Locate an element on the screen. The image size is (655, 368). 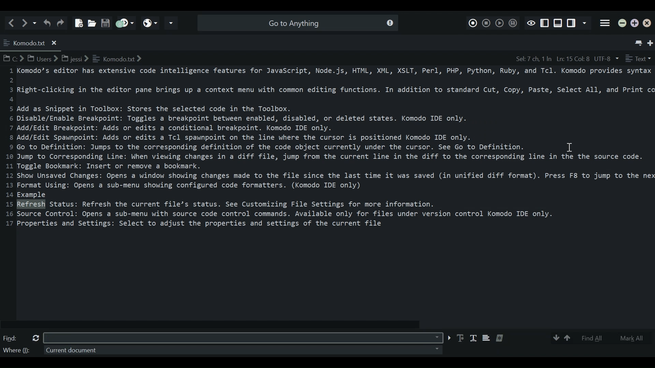
File Entry Pane is located at coordinates (328, 196).